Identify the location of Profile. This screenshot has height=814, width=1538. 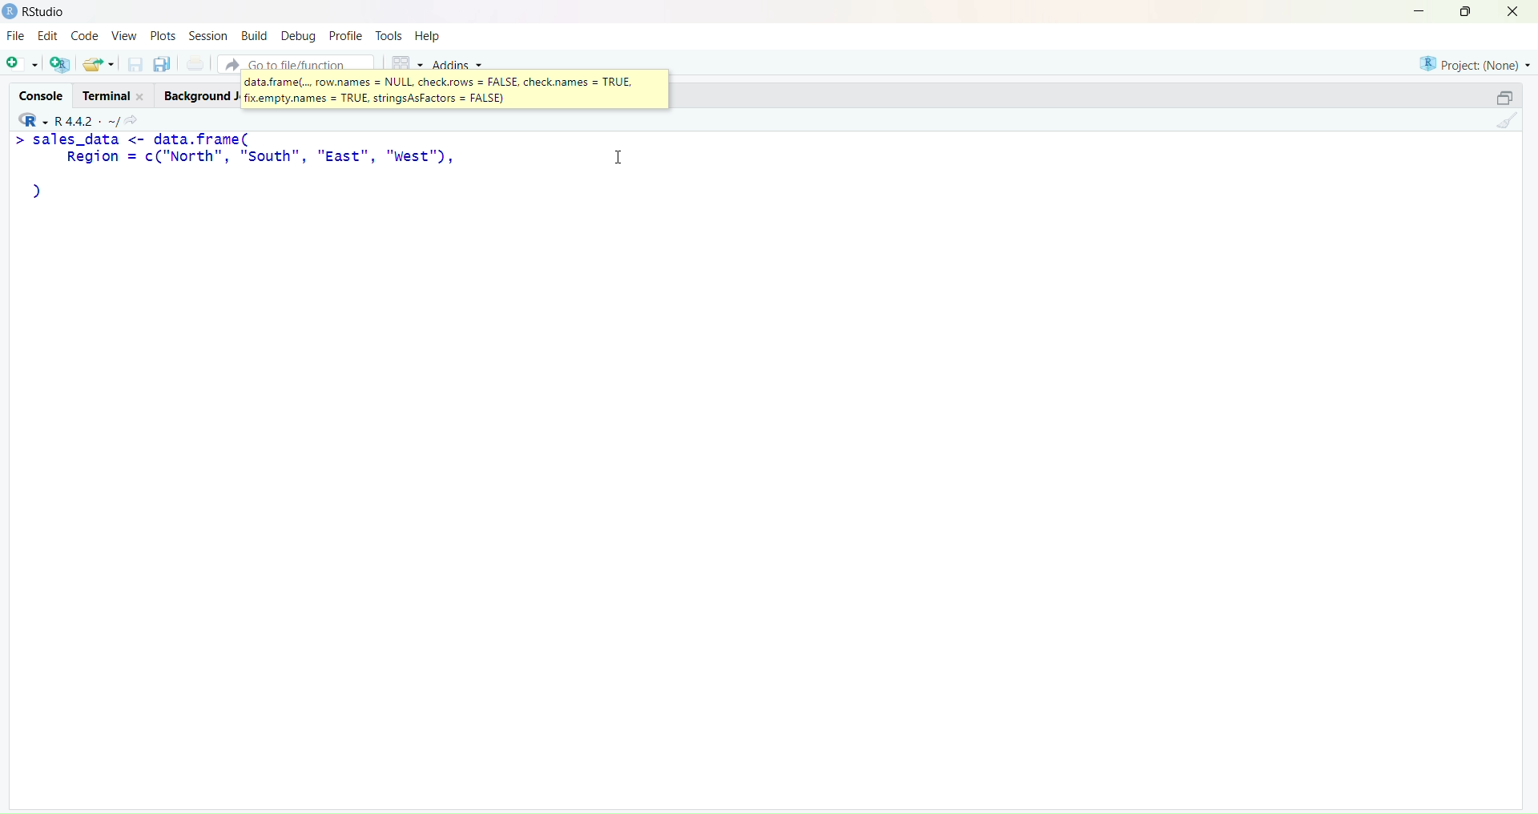
(346, 37).